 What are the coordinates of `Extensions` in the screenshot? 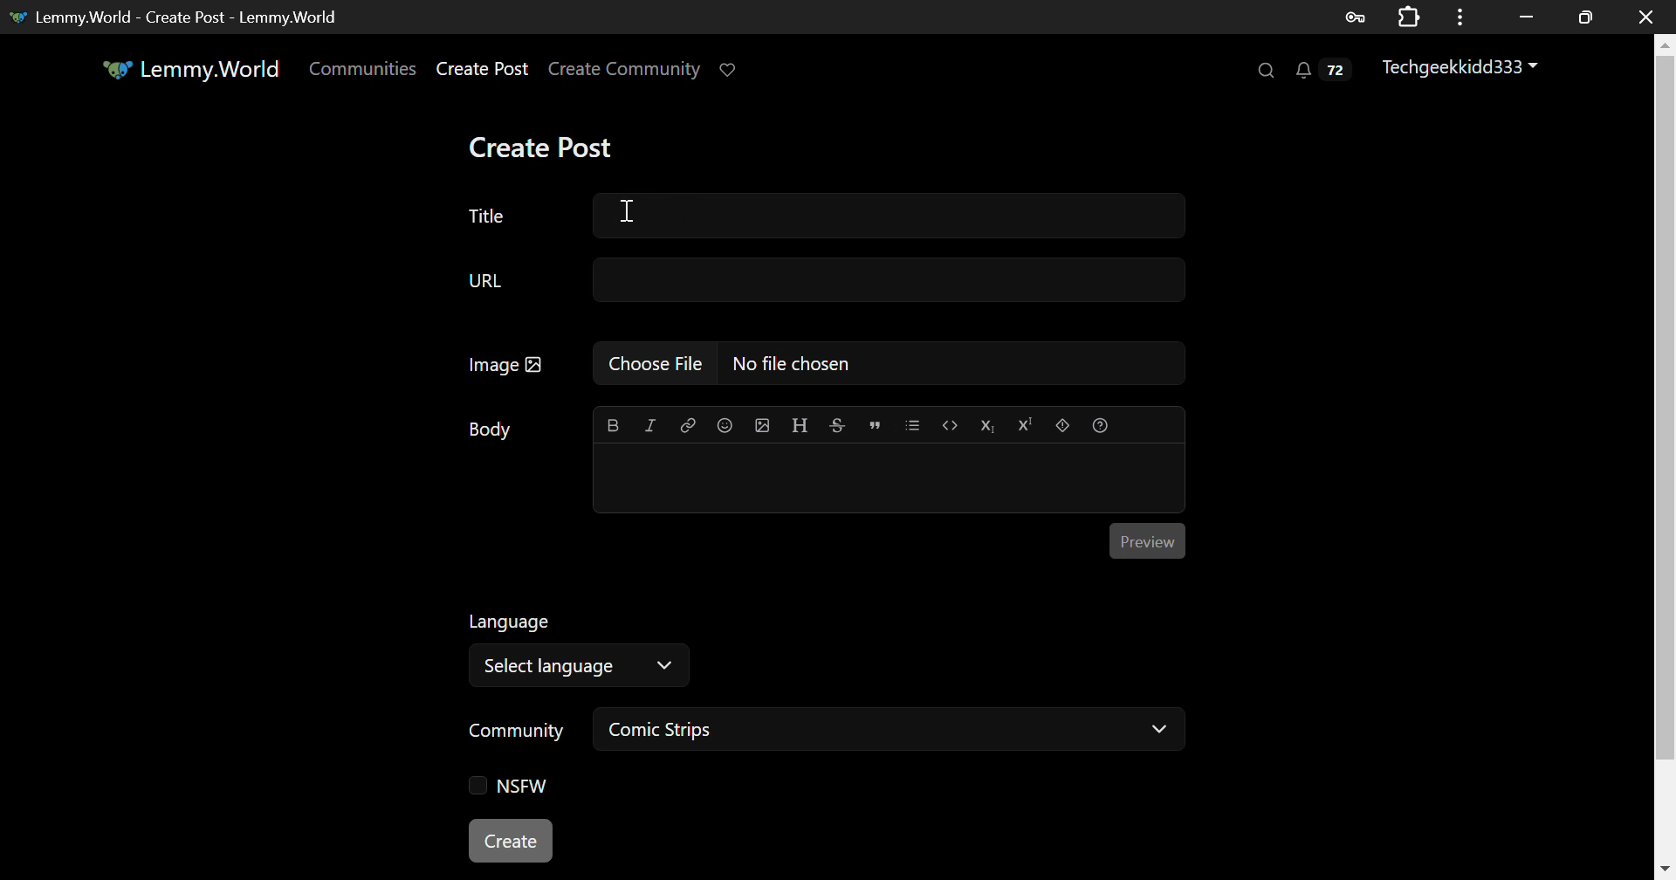 It's located at (1412, 16).